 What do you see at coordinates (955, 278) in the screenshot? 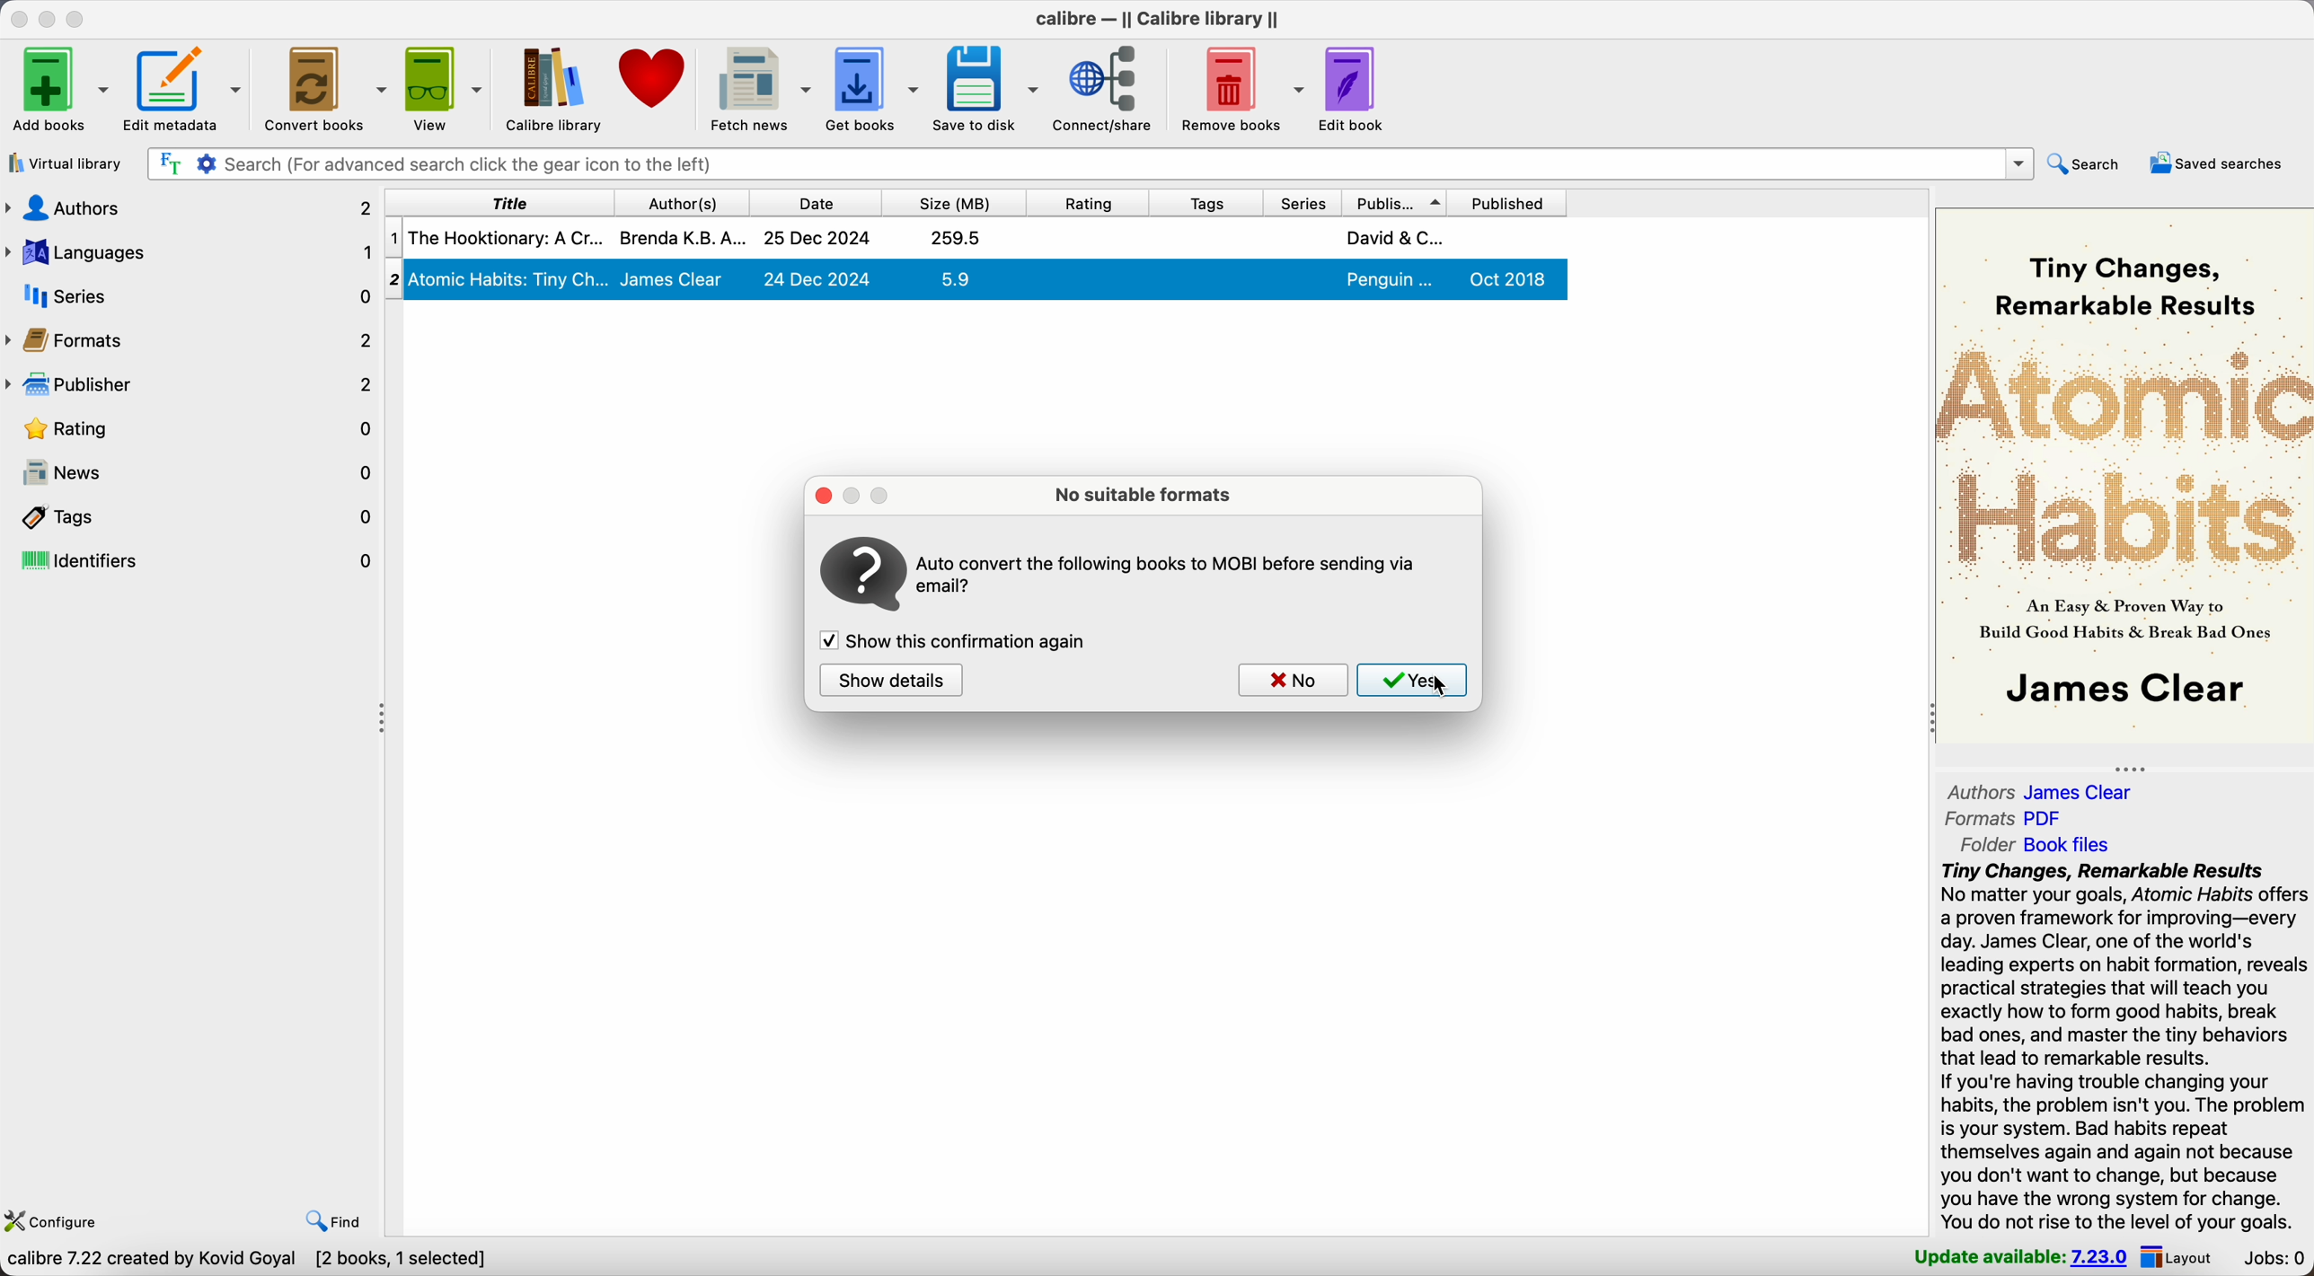
I see `5.9` at bounding box center [955, 278].